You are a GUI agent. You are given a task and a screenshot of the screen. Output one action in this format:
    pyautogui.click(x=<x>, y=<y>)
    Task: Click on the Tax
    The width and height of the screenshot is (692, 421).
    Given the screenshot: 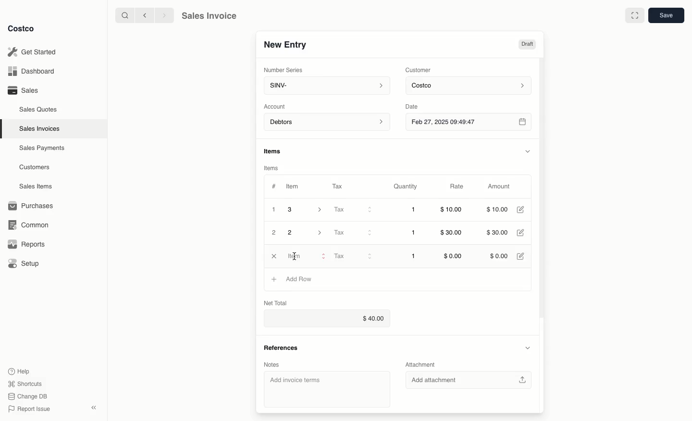 What is the action you would take?
    pyautogui.click(x=340, y=186)
    